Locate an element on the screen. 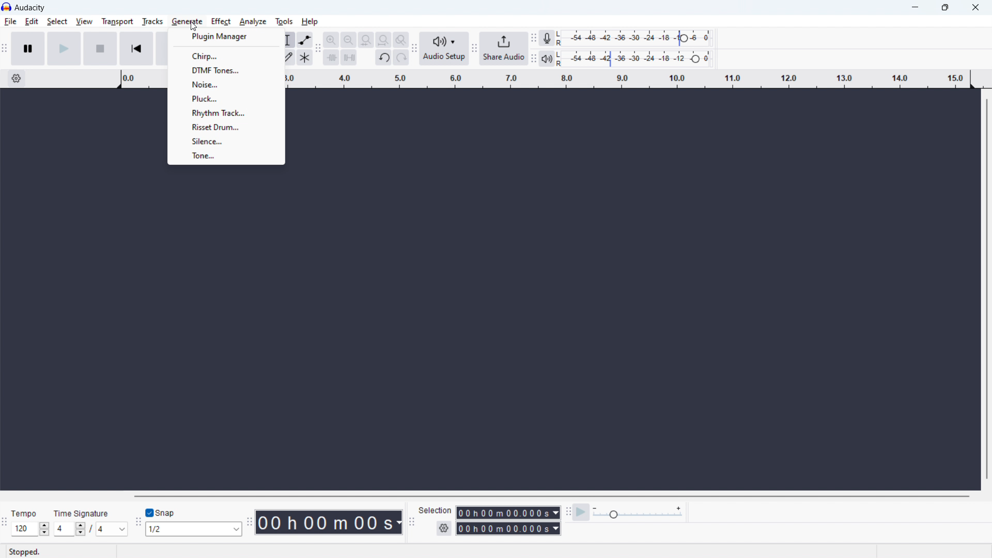  Time signature is located at coordinates (83, 512).